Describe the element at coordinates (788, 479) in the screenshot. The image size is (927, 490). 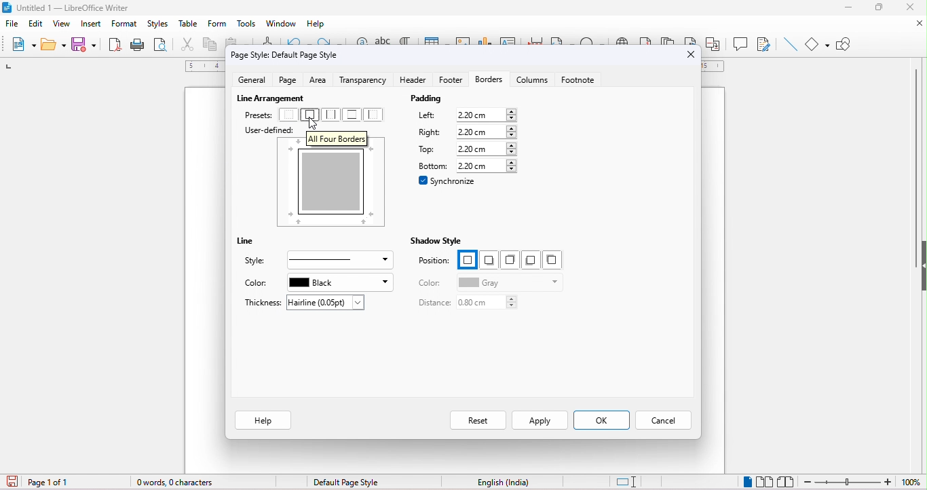
I see `book view` at that location.